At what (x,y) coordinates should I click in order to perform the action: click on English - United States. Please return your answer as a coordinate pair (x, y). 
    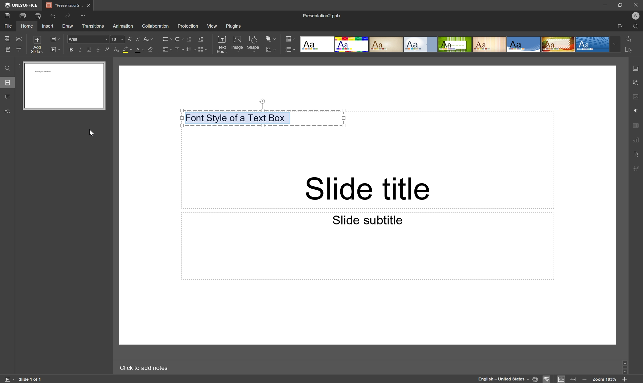
    Looking at the image, I should click on (500, 379).